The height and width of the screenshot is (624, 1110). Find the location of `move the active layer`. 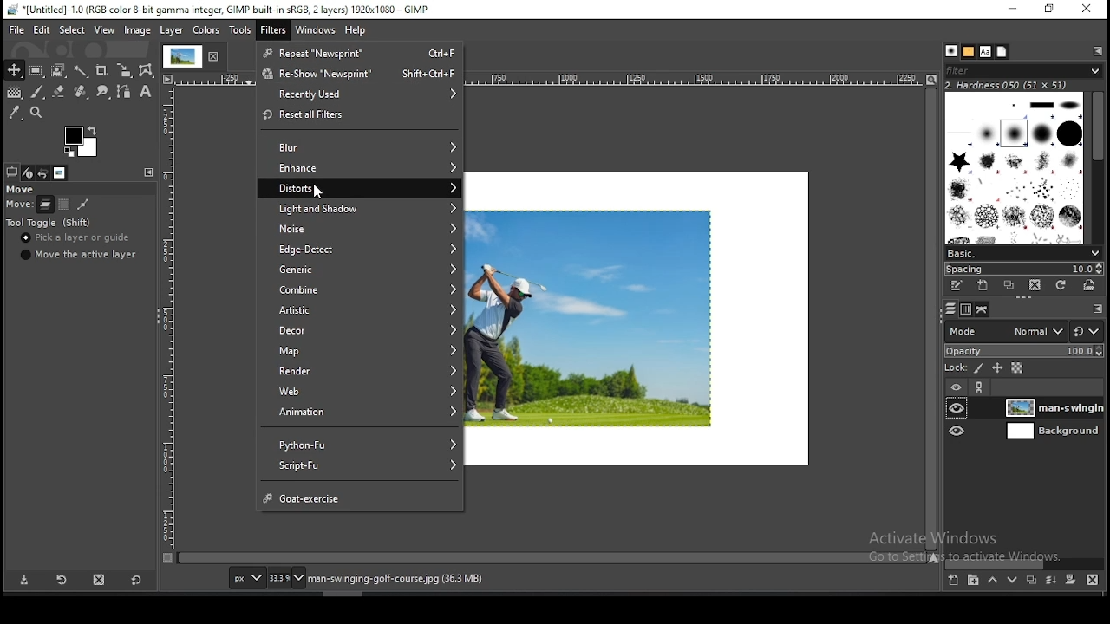

move the active layer is located at coordinates (80, 255).